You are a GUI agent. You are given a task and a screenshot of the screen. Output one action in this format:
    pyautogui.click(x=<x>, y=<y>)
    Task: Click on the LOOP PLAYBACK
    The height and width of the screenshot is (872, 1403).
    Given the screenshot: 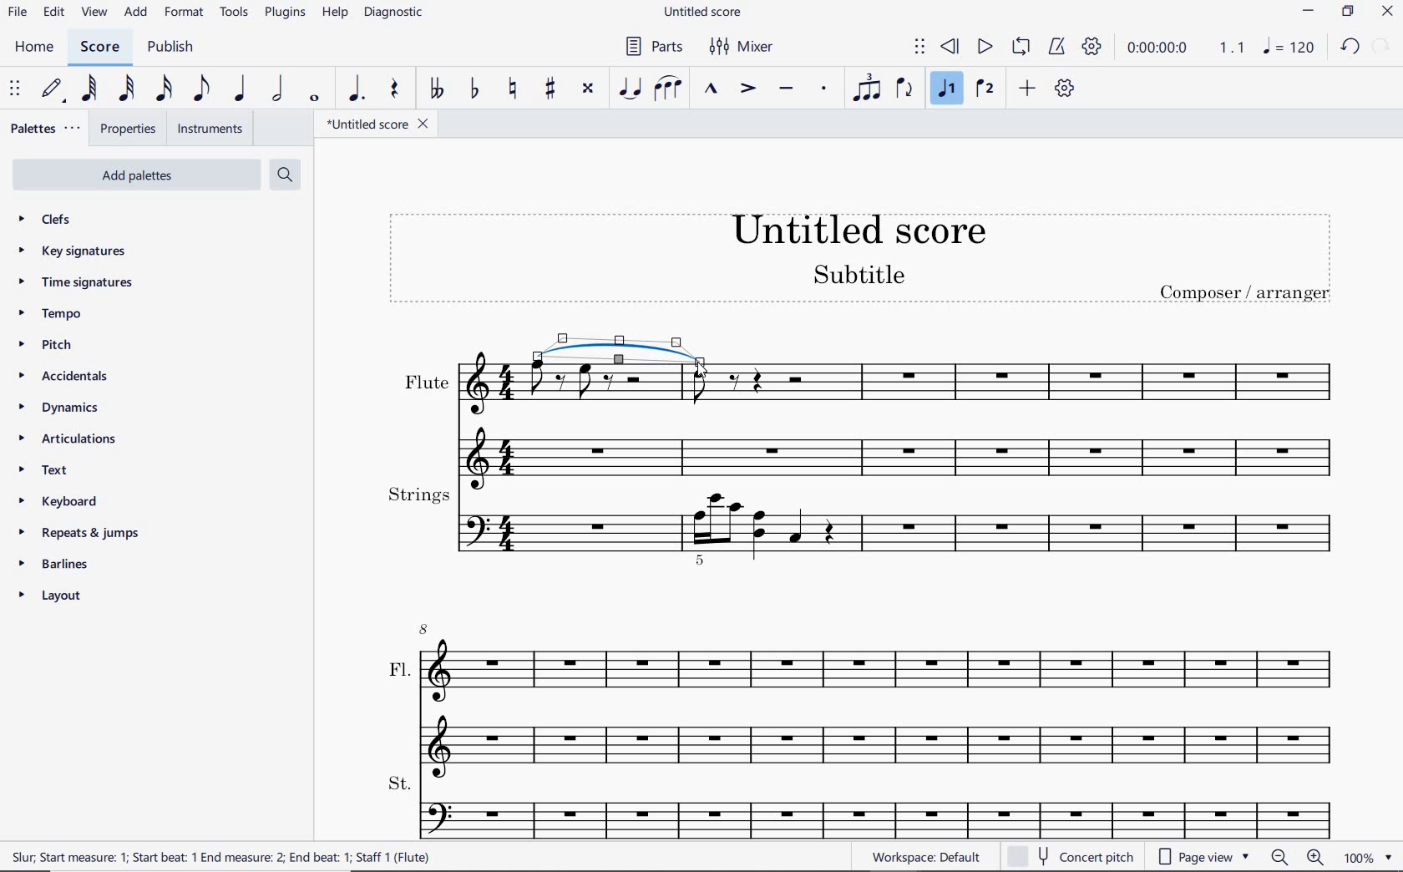 What is the action you would take?
    pyautogui.click(x=1021, y=48)
    